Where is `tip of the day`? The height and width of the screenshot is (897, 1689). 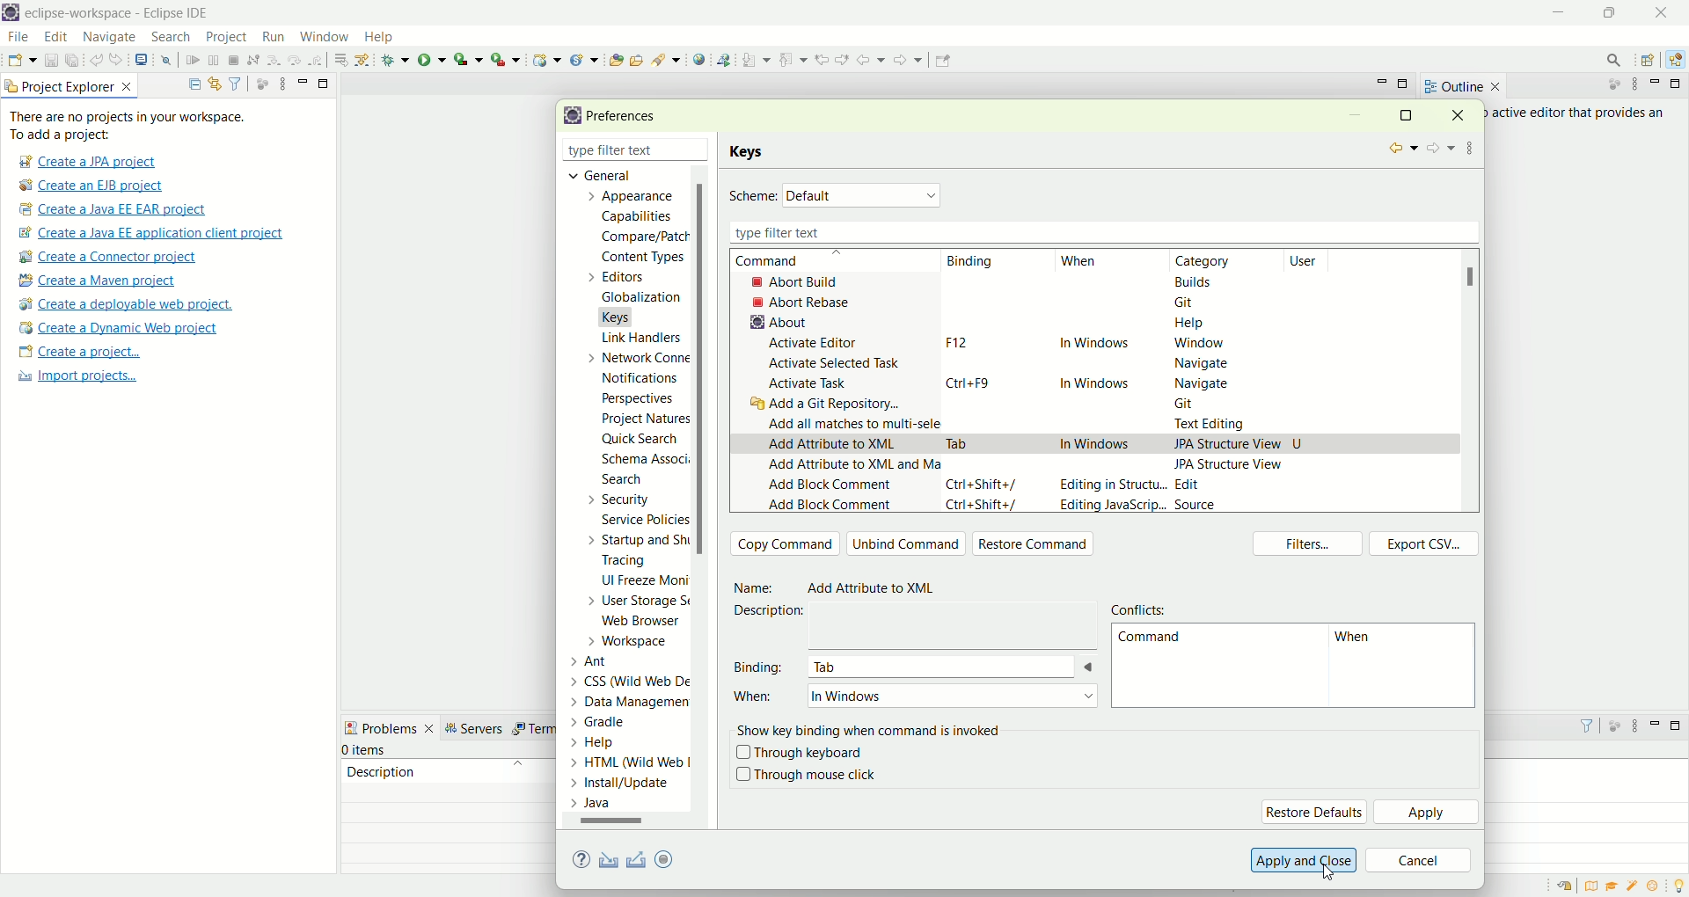 tip of the day is located at coordinates (1678, 884).